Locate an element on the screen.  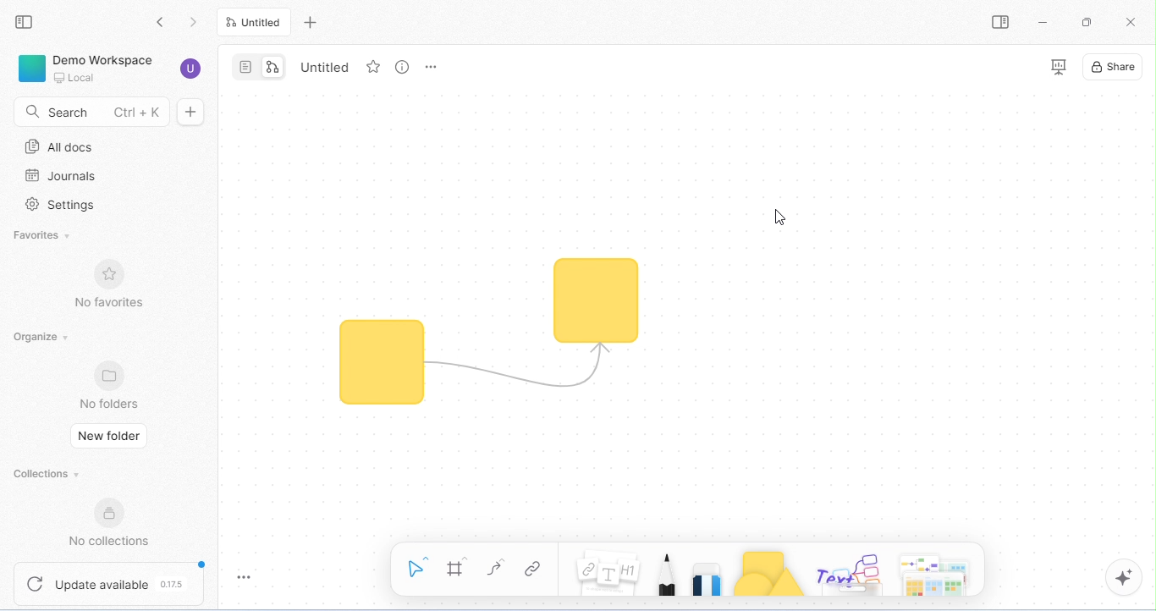
pencil is located at coordinates (667, 572).